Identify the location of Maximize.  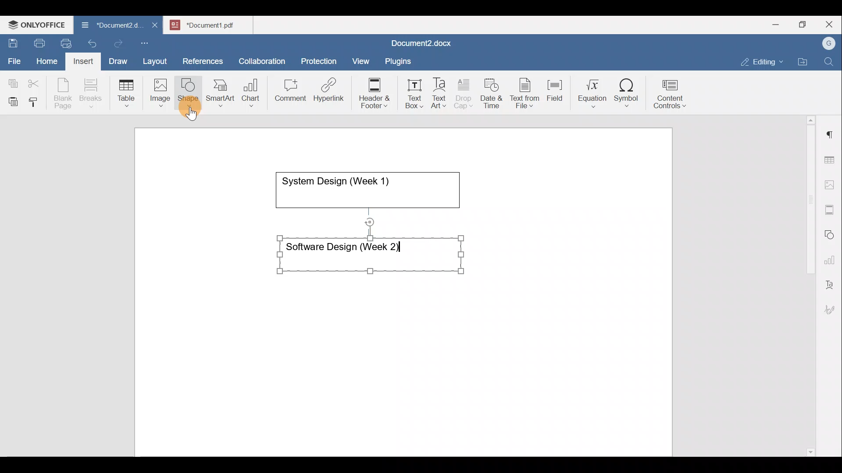
(805, 25).